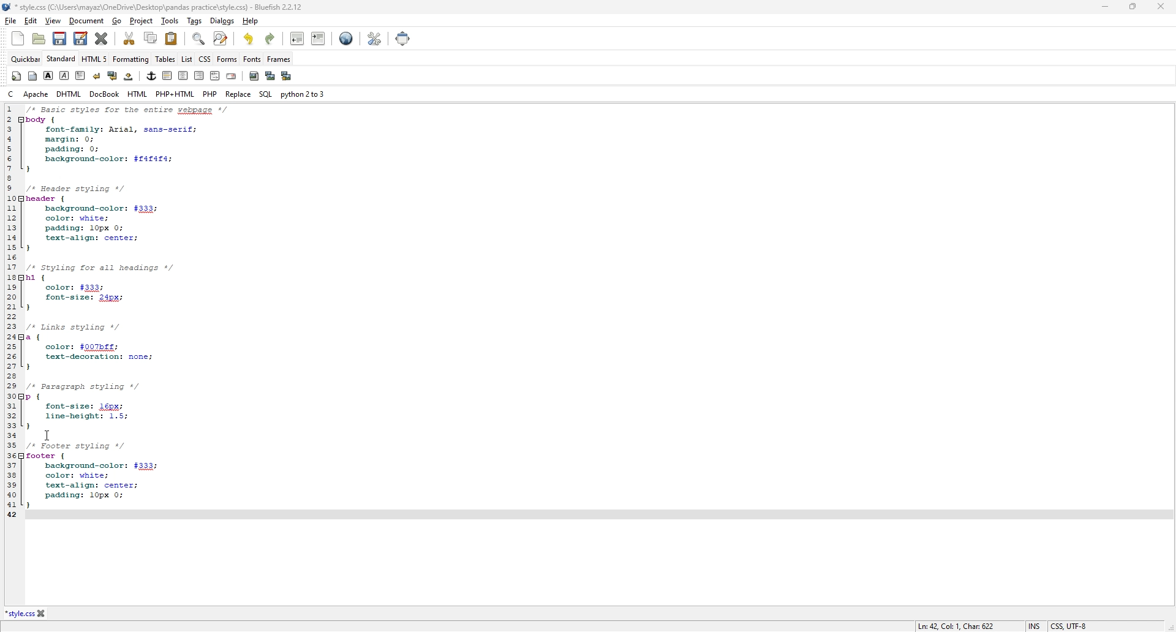 The width and height of the screenshot is (1176, 632). I want to click on quickbar, so click(26, 59).